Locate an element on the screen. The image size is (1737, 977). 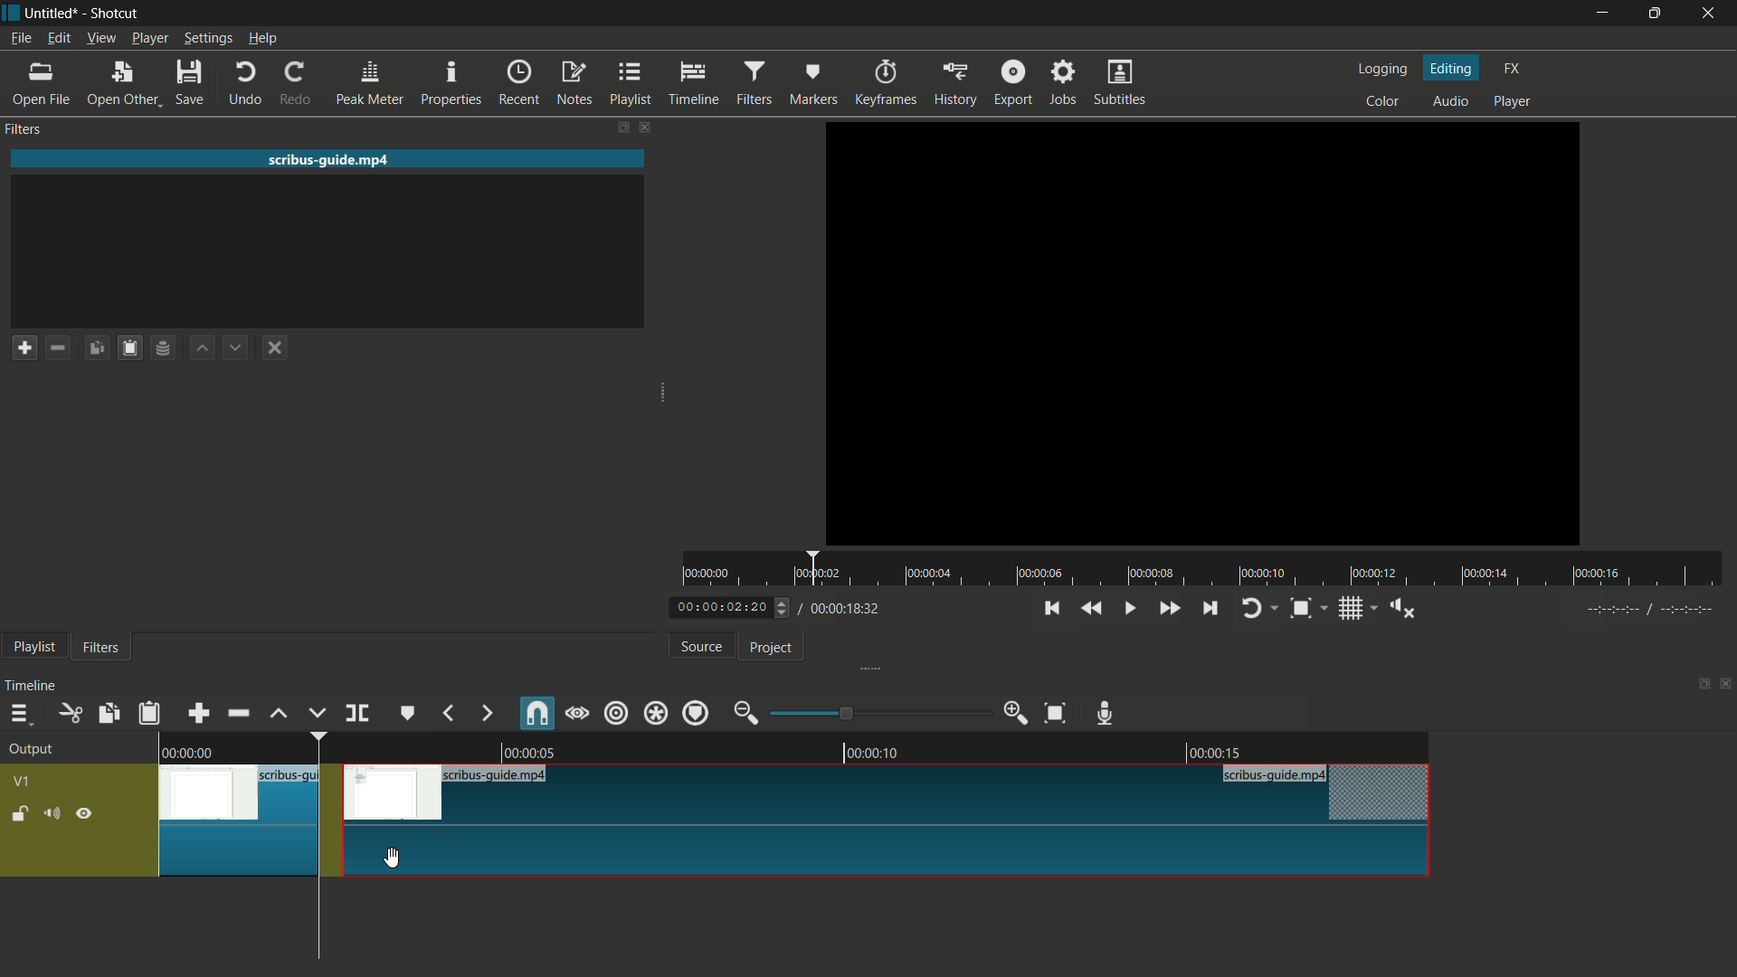
undo is located at coordinates (249, 82).